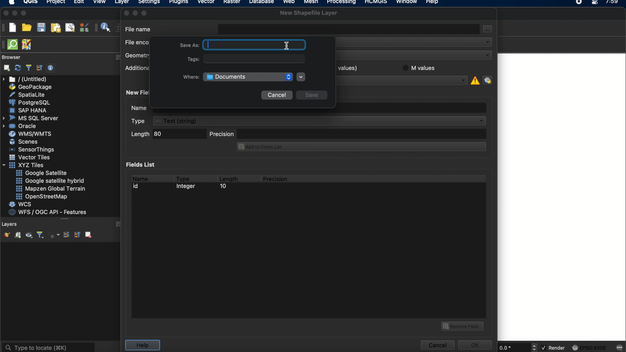 Image resolution: width=626 pixels, height=352 pixels. Describe the element at coordinates (619, 348) in the screenshot. I see `messages` at that location.